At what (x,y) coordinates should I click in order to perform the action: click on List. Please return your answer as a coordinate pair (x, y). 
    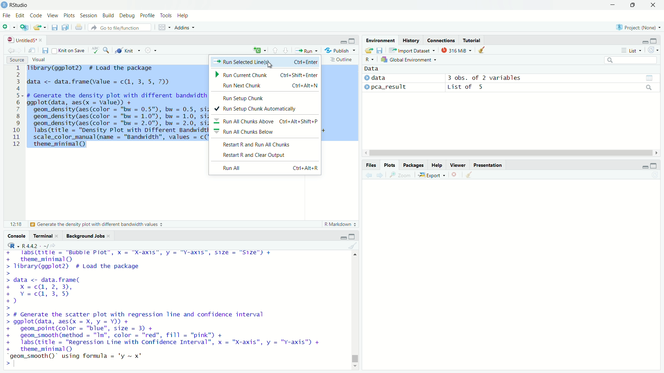
    Looking at the image, I should click on (631, 50).